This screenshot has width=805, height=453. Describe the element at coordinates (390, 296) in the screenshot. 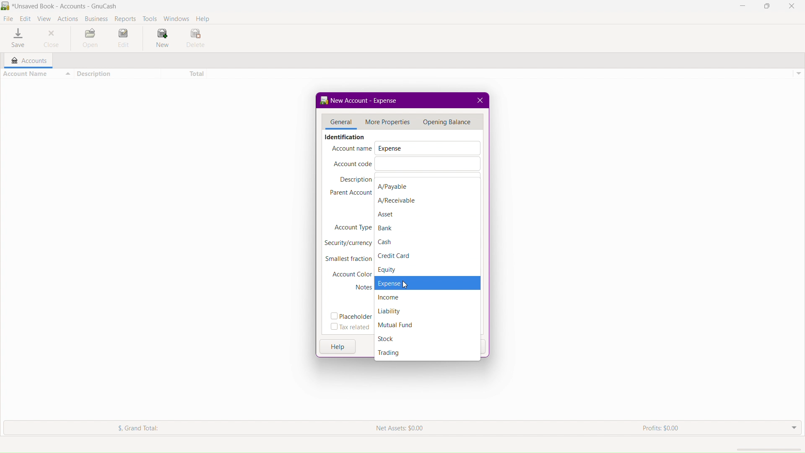

I see `Income` at that location.